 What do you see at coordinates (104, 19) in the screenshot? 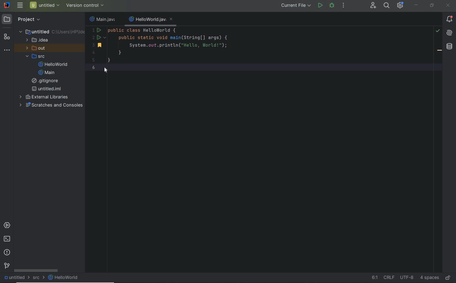
I see `file name` at bounding box center [104, 19].